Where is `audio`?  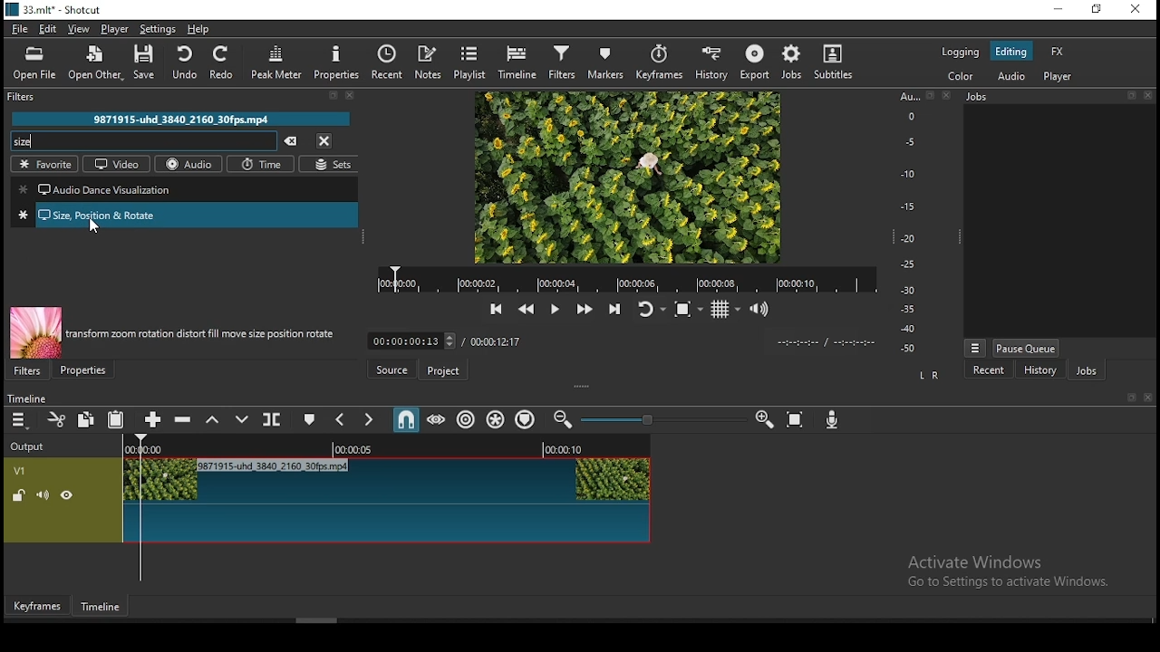
audio is located at coordinates (1013, 76).